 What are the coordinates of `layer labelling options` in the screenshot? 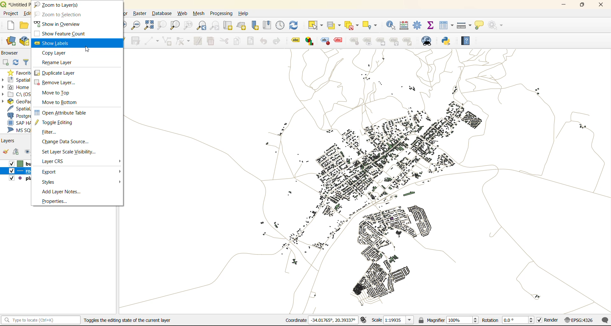 It's located at (295, 41).